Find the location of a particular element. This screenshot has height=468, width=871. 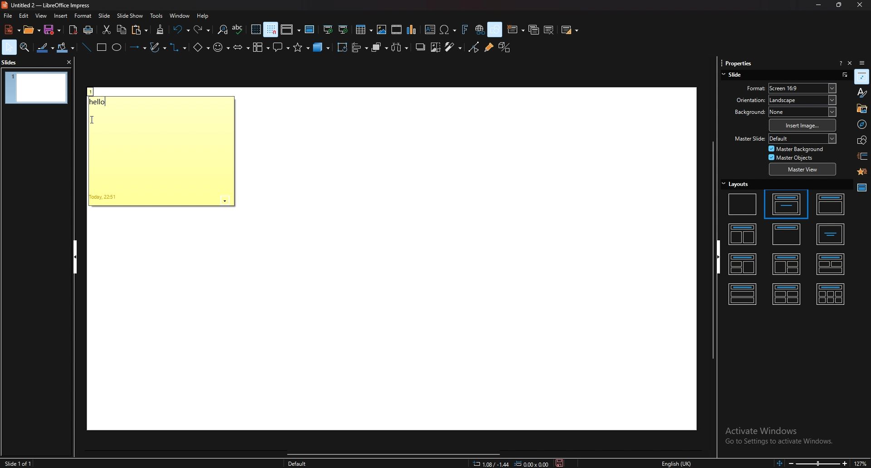

show gluepoint functions is located at coordinates (488, 48).